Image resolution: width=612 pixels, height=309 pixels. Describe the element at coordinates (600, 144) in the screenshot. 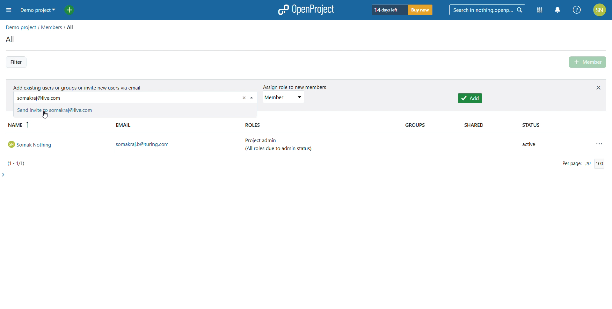

I see `actions` at that location.